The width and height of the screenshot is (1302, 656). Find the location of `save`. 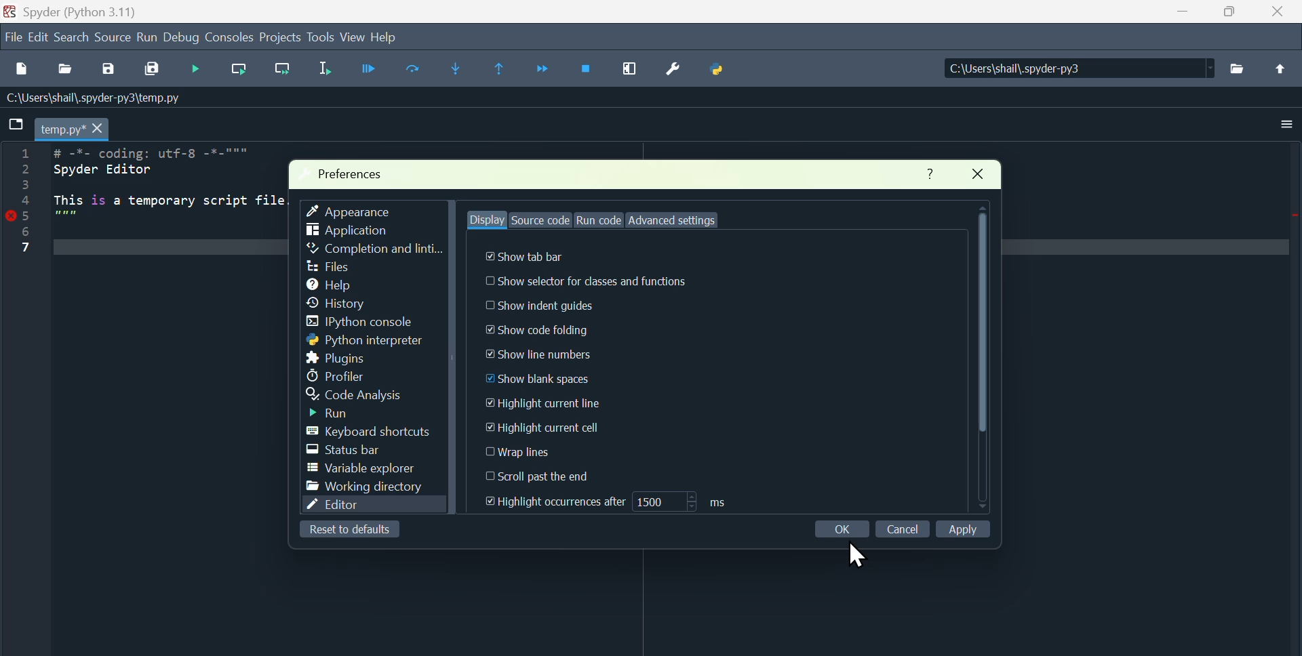

save is located at coordinates (111, 72).